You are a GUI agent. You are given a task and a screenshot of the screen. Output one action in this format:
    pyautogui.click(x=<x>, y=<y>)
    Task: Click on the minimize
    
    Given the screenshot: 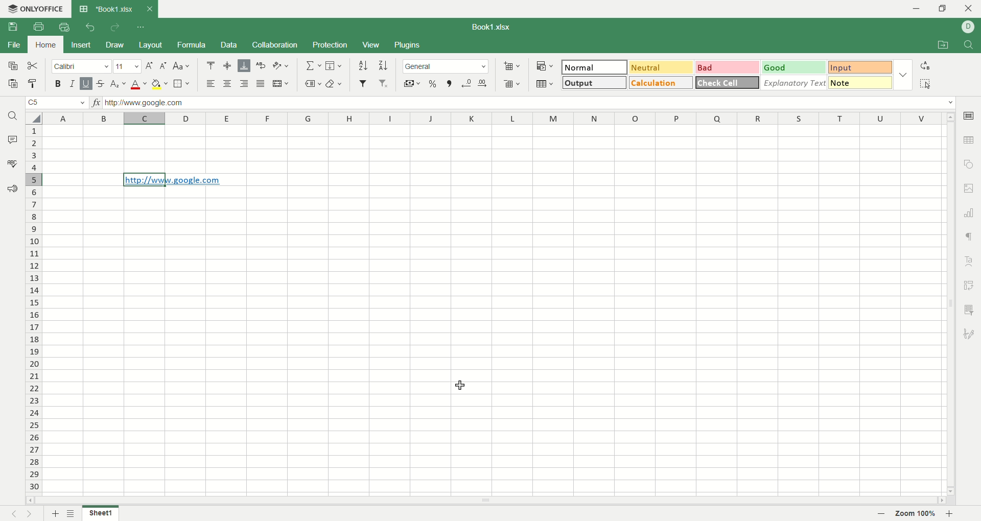 What is the action you would take?
    pyautogui.click(x=912, y=8)
    